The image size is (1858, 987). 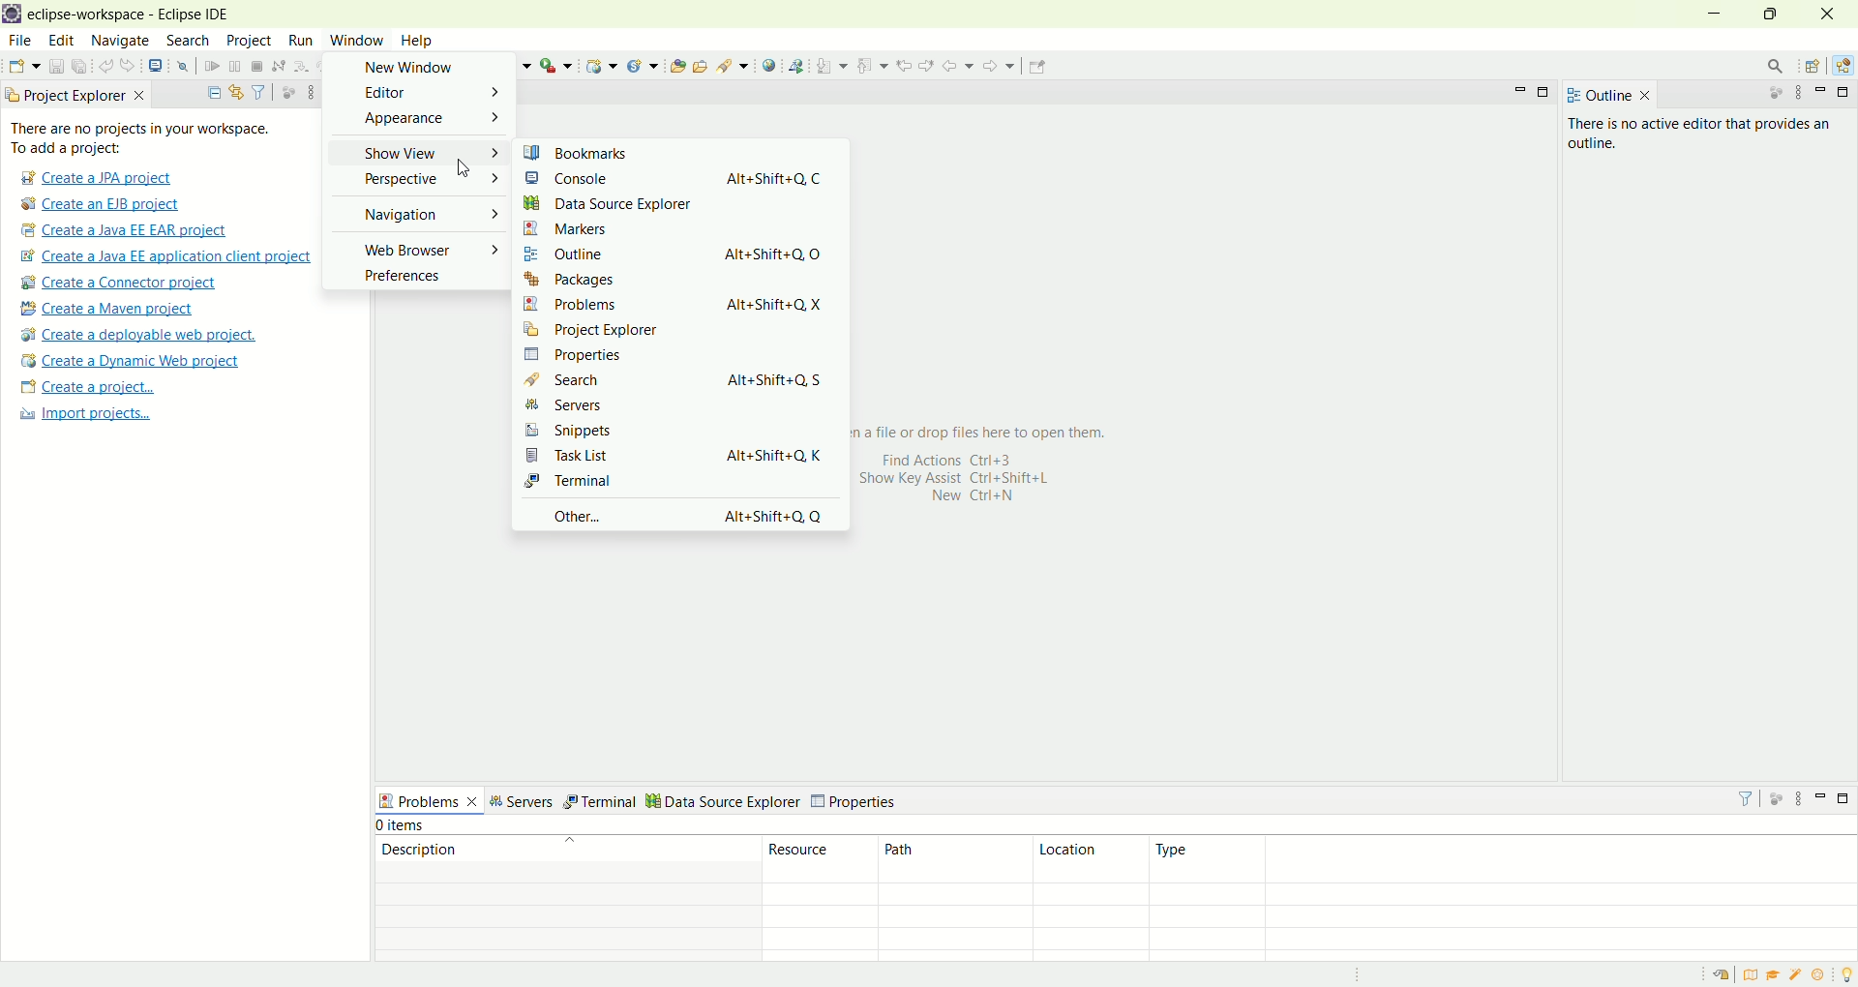 What do you see at coordinates (298, 67) in the screenshot?
I see `step into` at bounding box center [298, 67].